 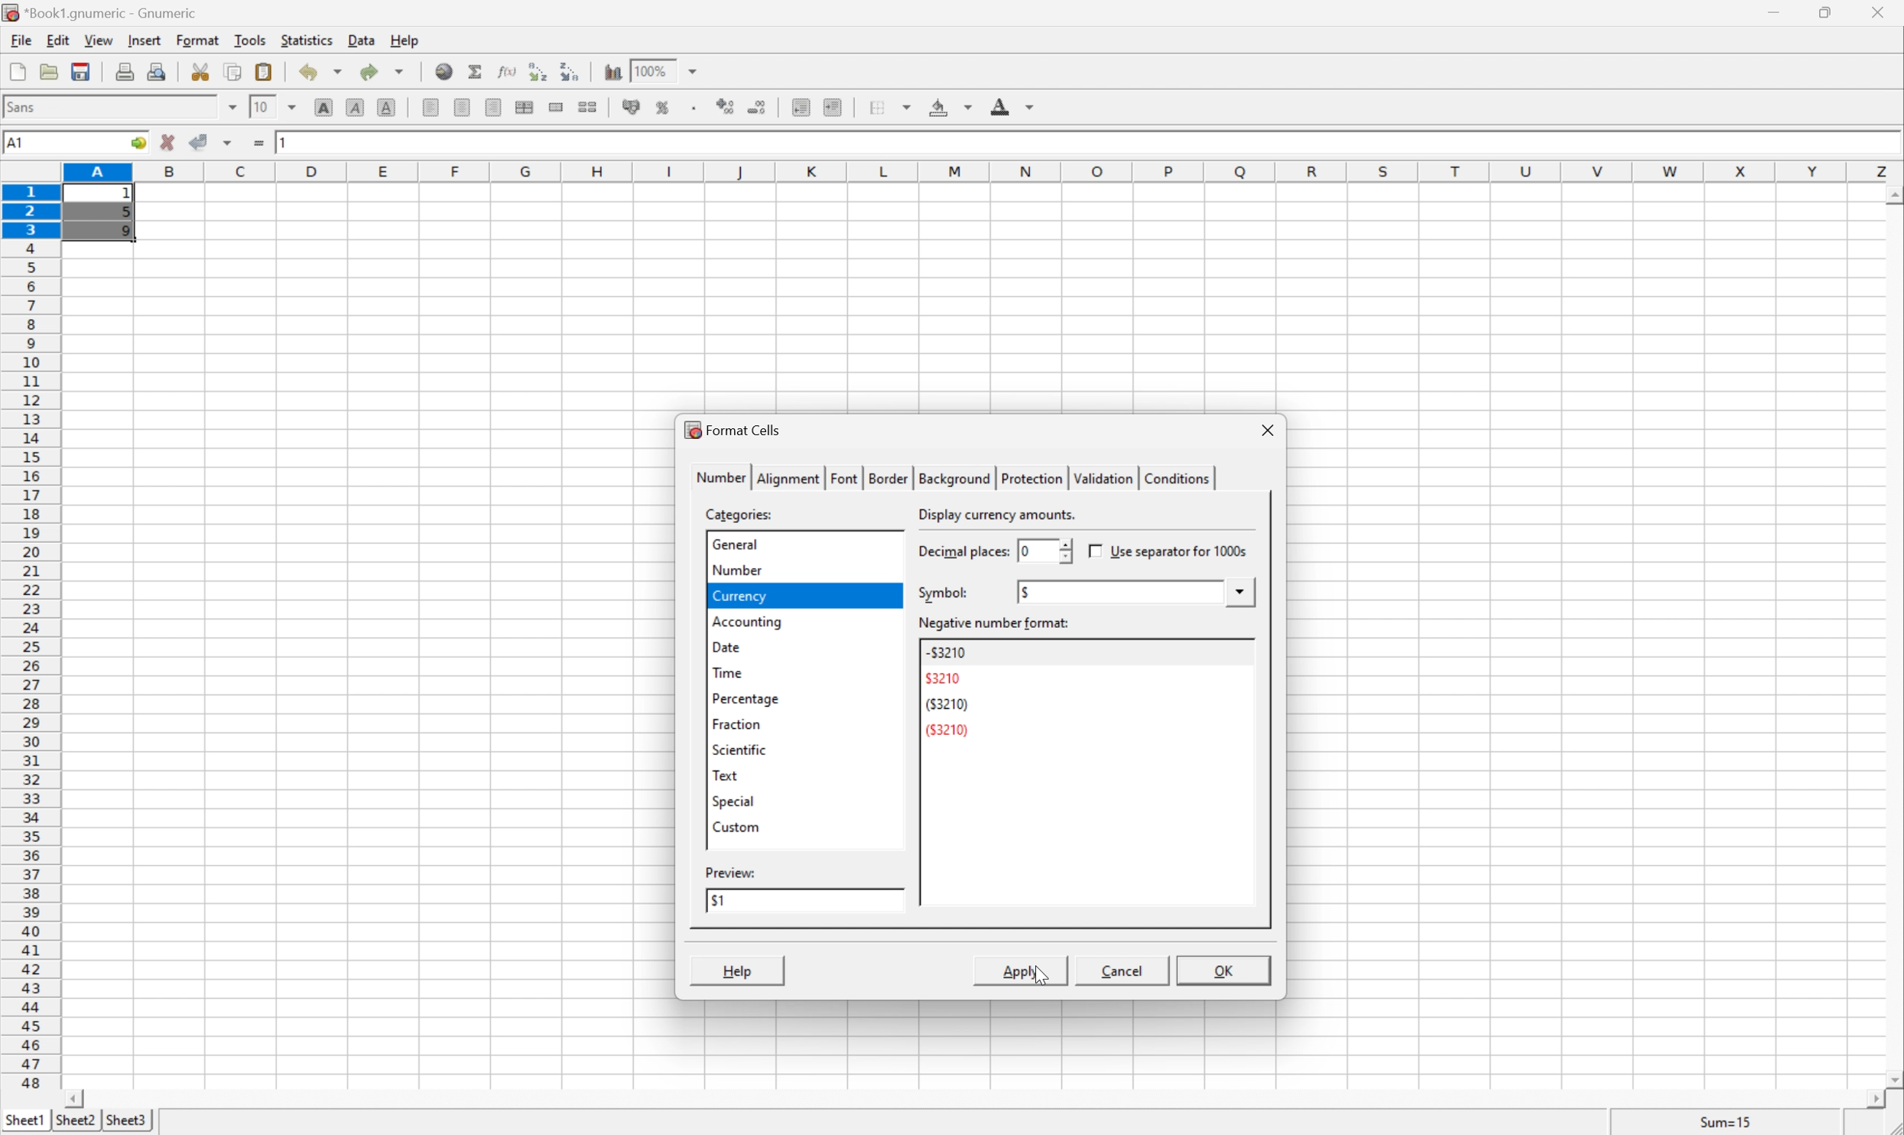 What do you see at coordinates (725, 646) in the screenshot?
I see `date` at bounding box center [725, 646].